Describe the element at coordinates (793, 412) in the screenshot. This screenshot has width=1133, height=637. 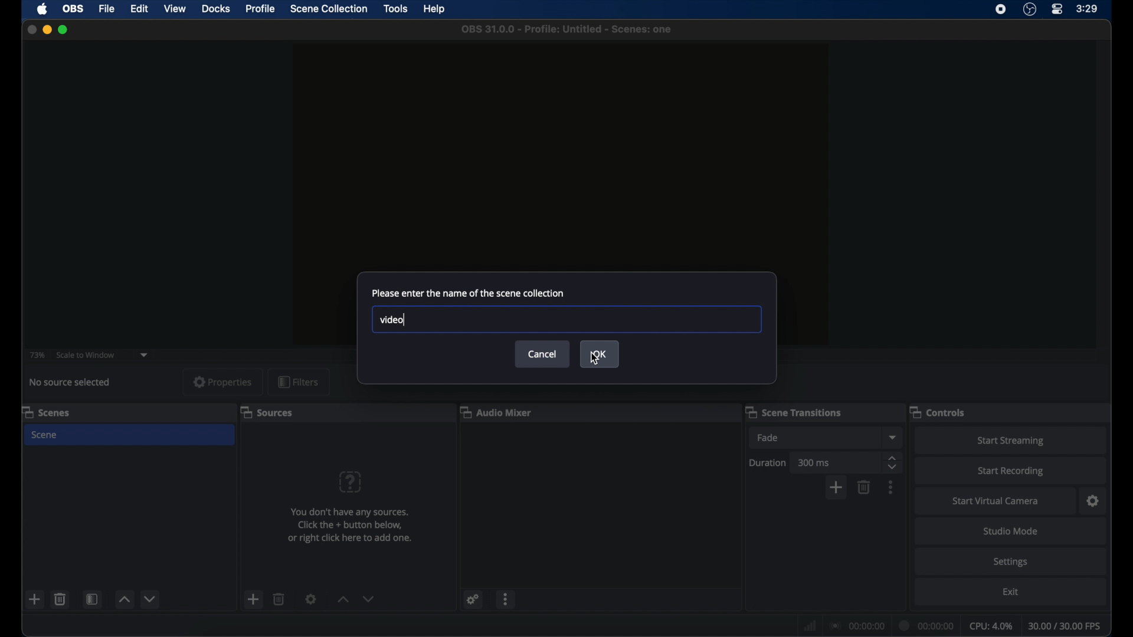
I see `scene transitions` at that location.